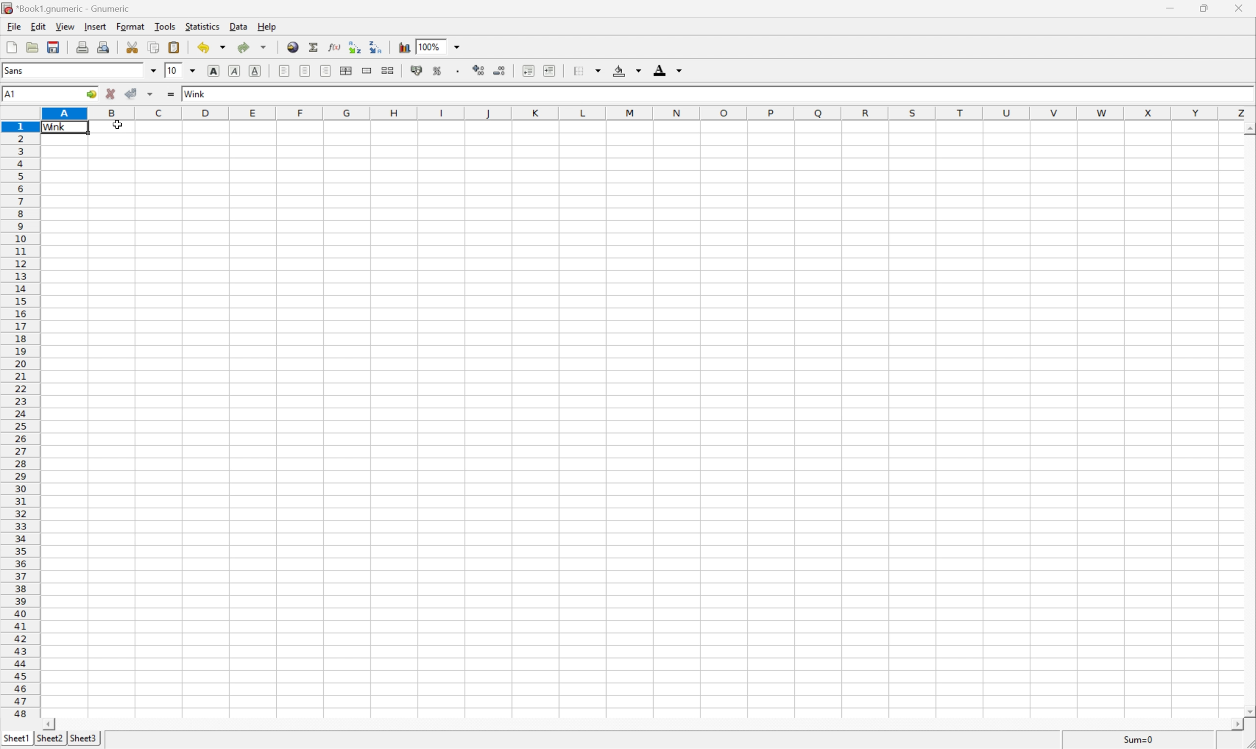  I want to click on view, so click(64, 27).